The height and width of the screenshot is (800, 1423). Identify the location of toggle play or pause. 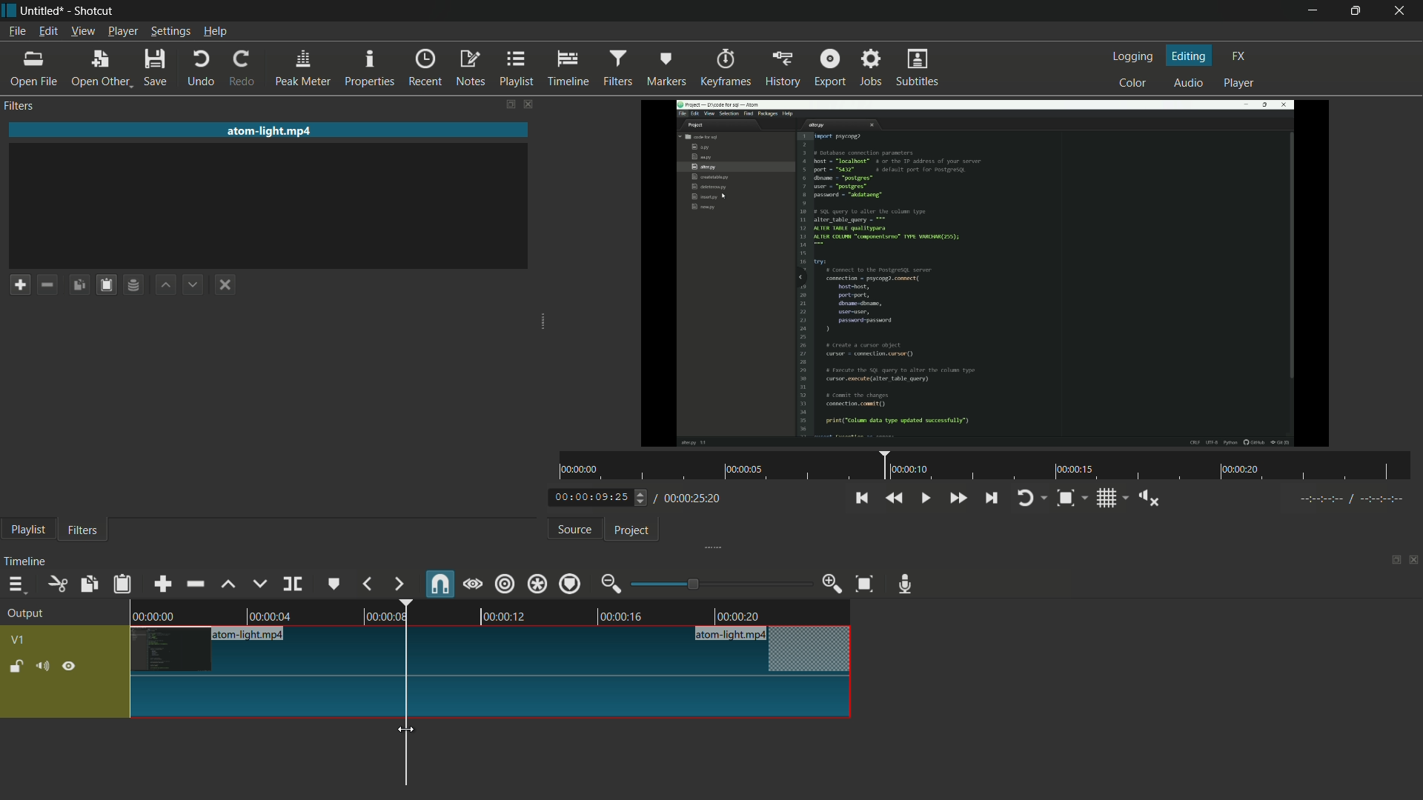
(923, 496).